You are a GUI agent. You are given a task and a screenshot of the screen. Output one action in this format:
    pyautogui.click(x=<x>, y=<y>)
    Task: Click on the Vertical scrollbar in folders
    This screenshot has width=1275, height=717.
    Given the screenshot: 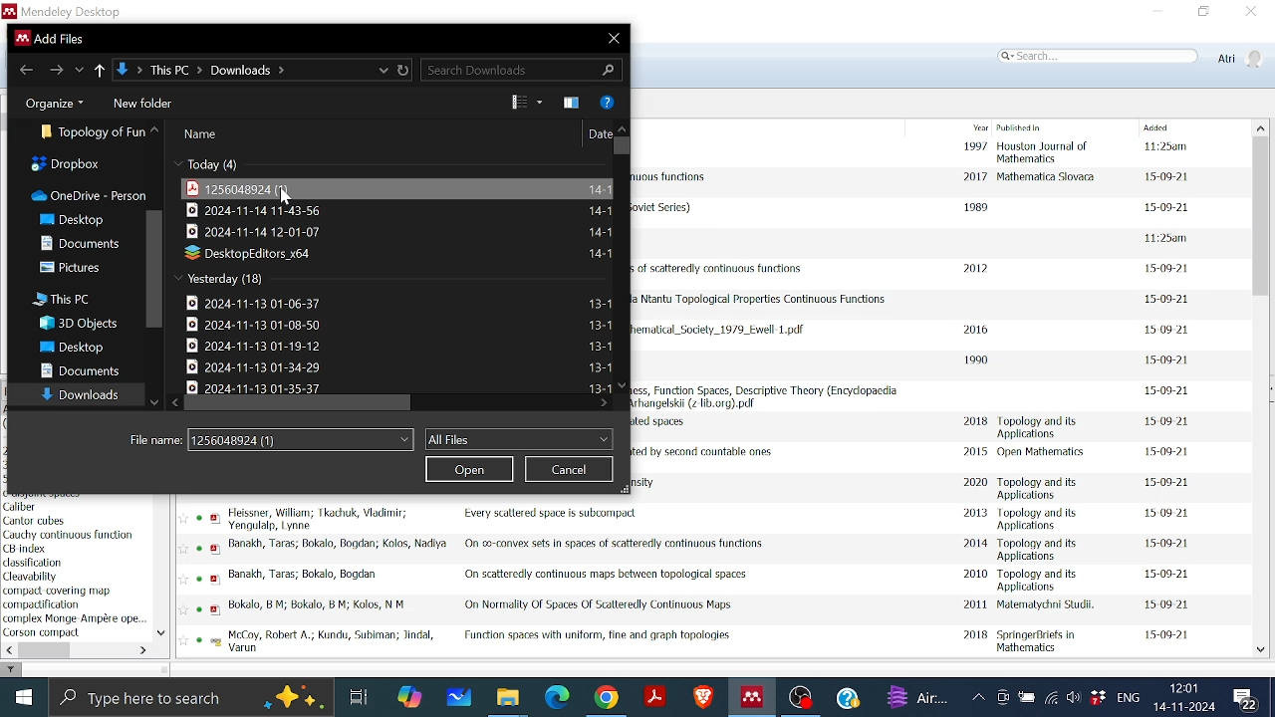 What is the action you would take?
    pyautogui.click(x=157, y=271)
    